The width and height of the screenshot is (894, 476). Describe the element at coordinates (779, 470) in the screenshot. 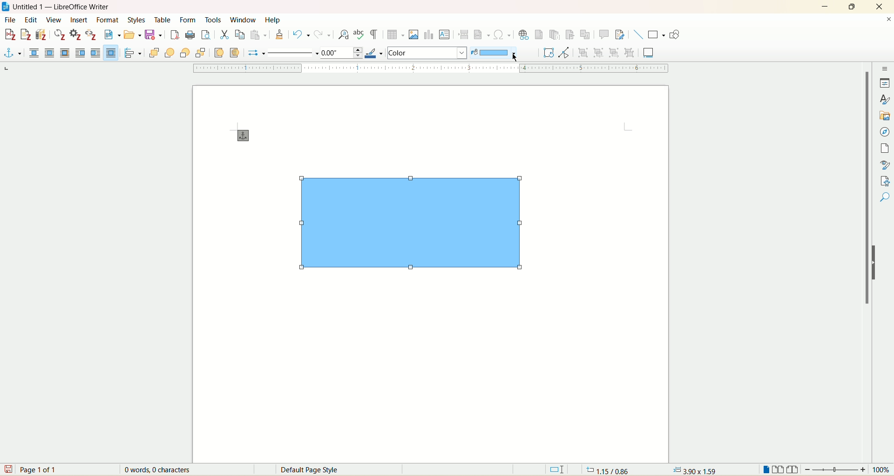

I see `multiple page view` at that location.